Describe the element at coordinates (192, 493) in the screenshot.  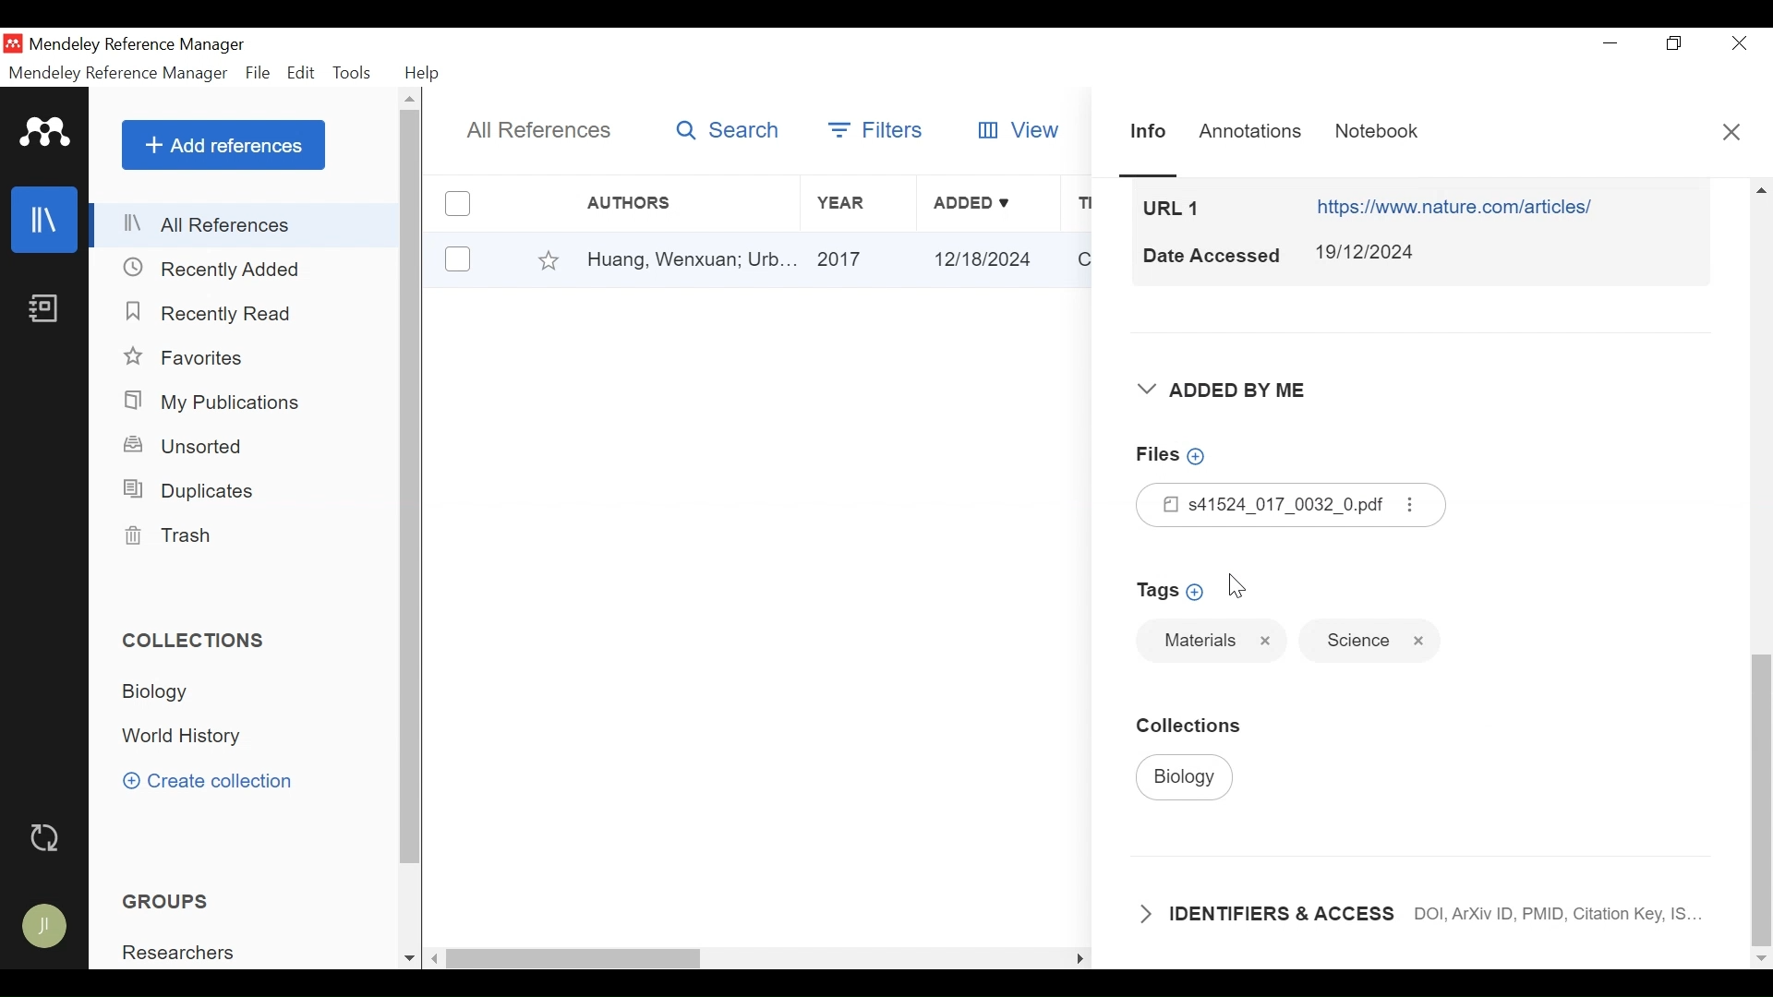
I see `Duplicates` at that location.